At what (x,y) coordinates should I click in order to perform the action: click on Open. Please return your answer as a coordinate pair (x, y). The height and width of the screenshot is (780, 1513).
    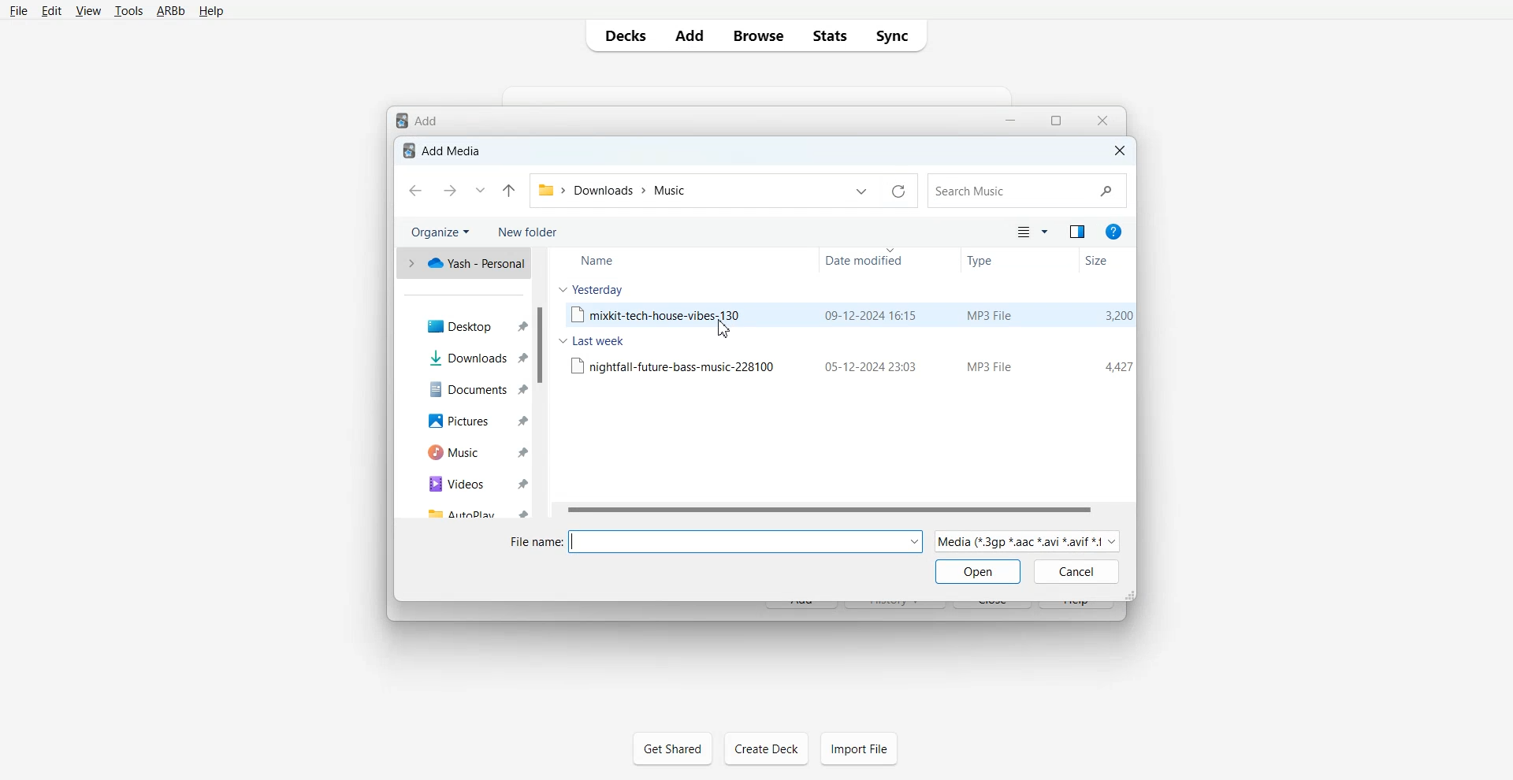
    Looking at the image, I should click on (978, 571).